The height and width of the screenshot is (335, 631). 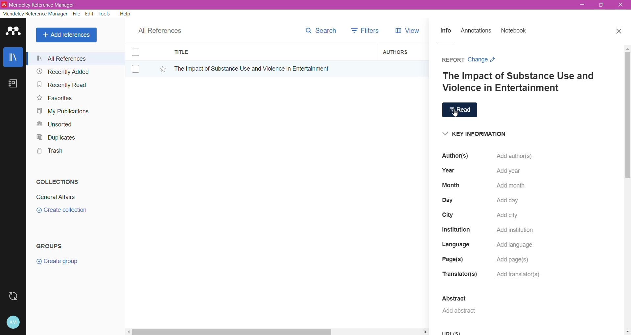 What do you see at coordinates (162, 69) in the screenshot?
I see `Click to Add Item to Favorites` at bounding box center [162, 69].